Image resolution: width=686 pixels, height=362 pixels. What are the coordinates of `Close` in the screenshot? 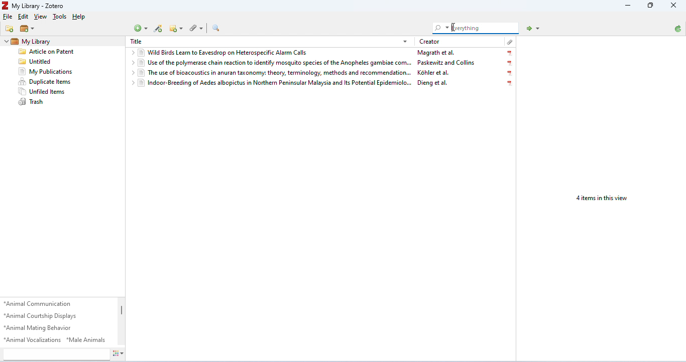 It's located at (675, 5).